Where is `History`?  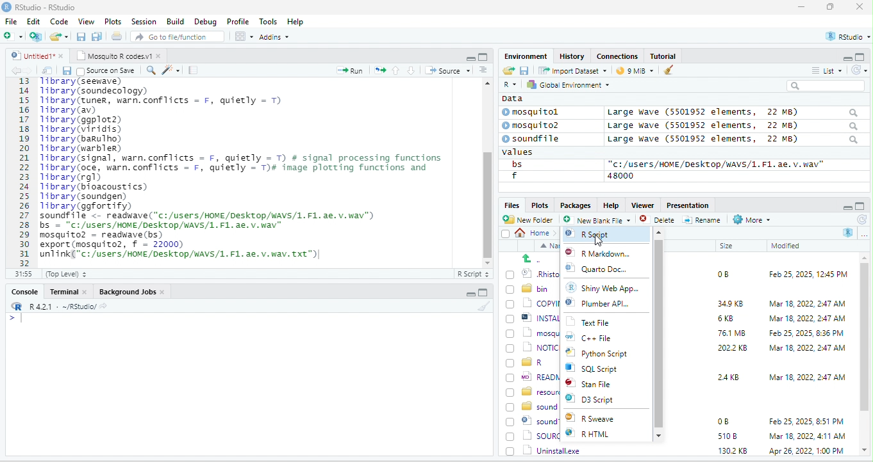
History is located at coordinates (572, 56).